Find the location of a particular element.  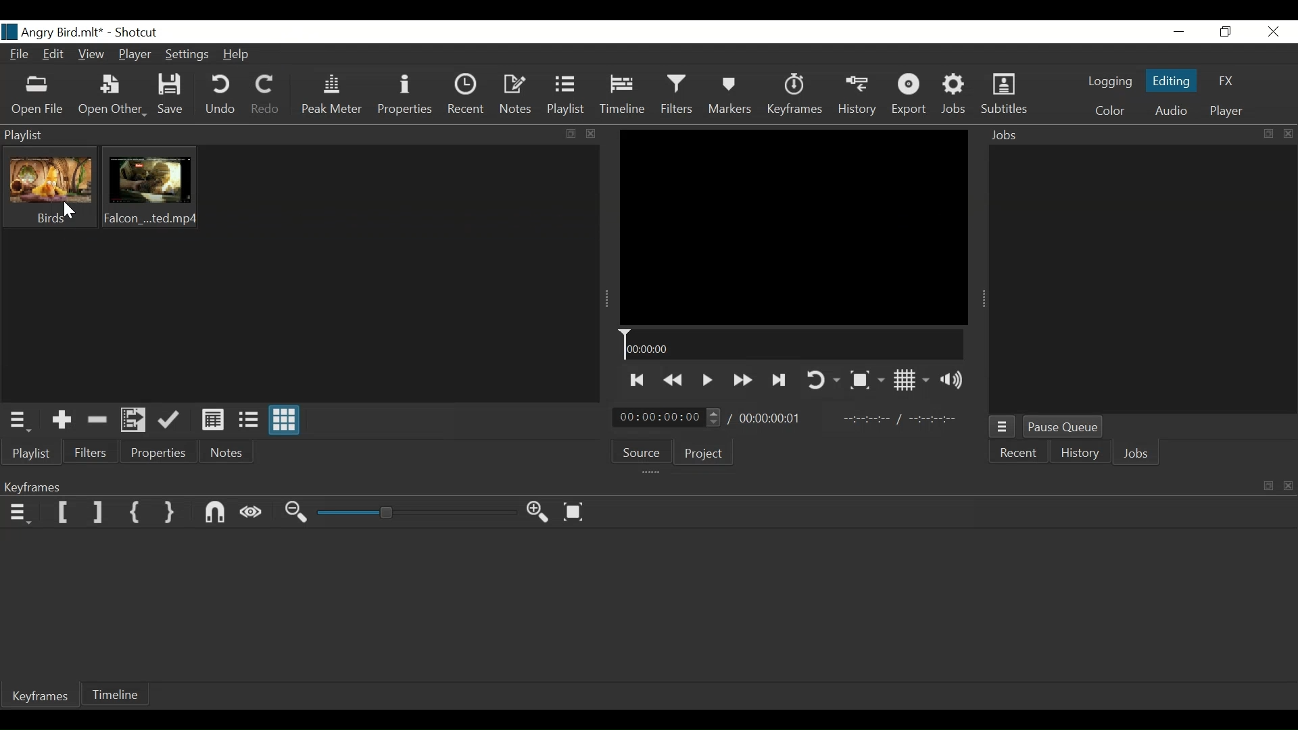

Notes is located at coordinates (228, 452).